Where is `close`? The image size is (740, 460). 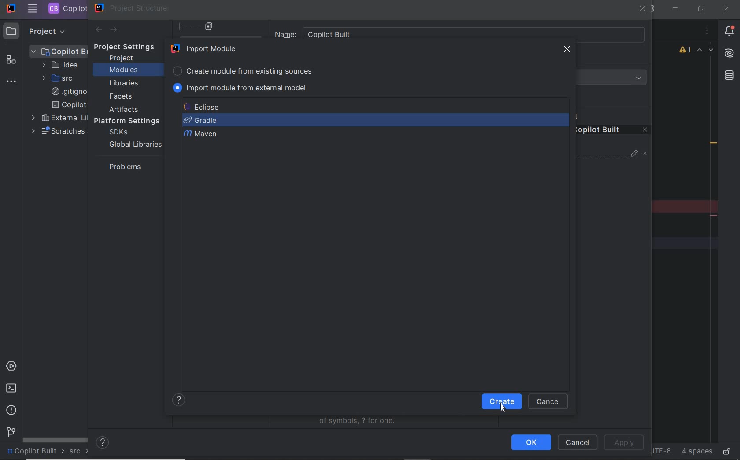
close is located at coordinates (726, 8).